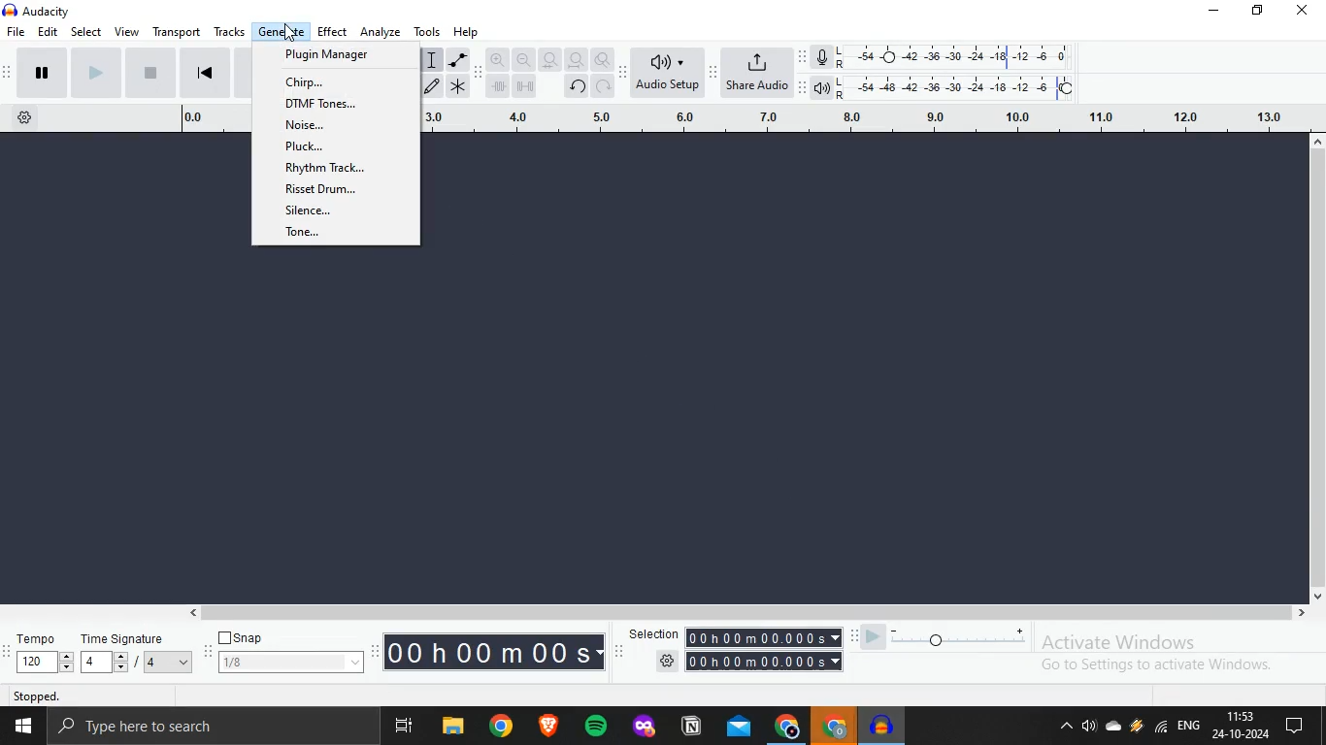  I want to click on Spotify, so click(600, 728).